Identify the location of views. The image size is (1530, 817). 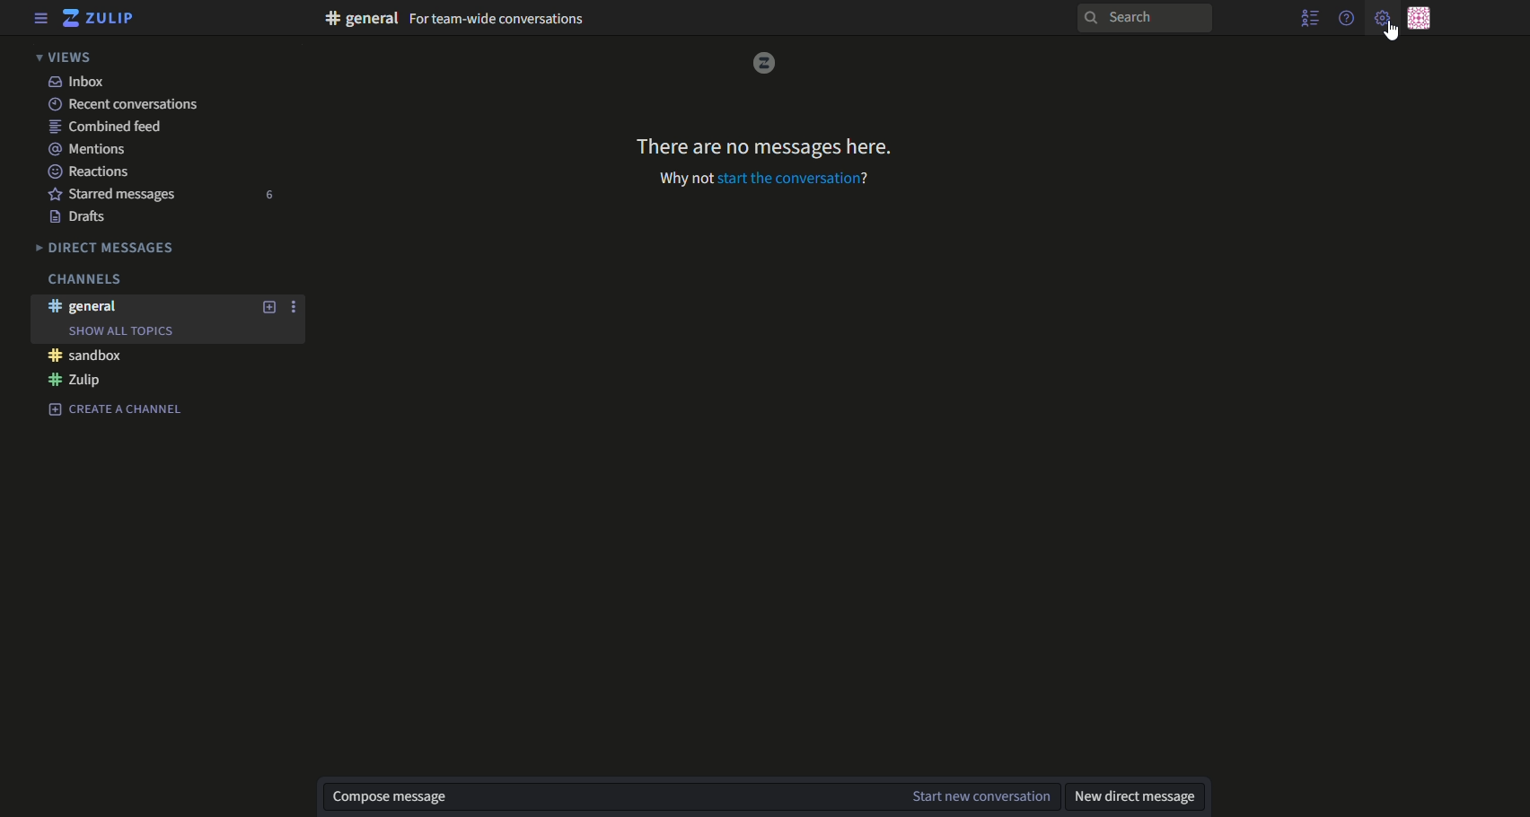
(68, 56).